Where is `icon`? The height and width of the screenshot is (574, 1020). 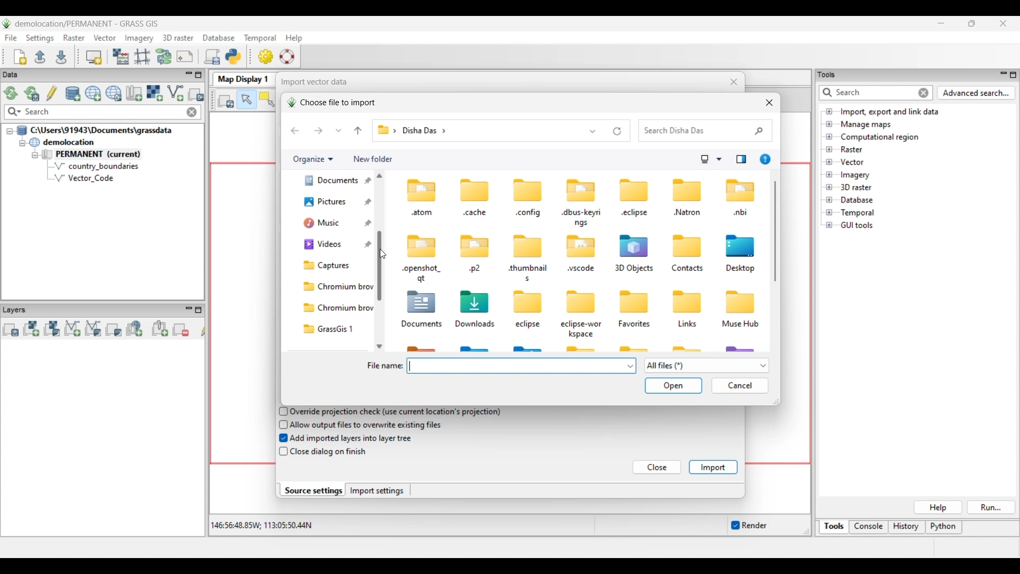 icon is located at coordinates (529, 191).